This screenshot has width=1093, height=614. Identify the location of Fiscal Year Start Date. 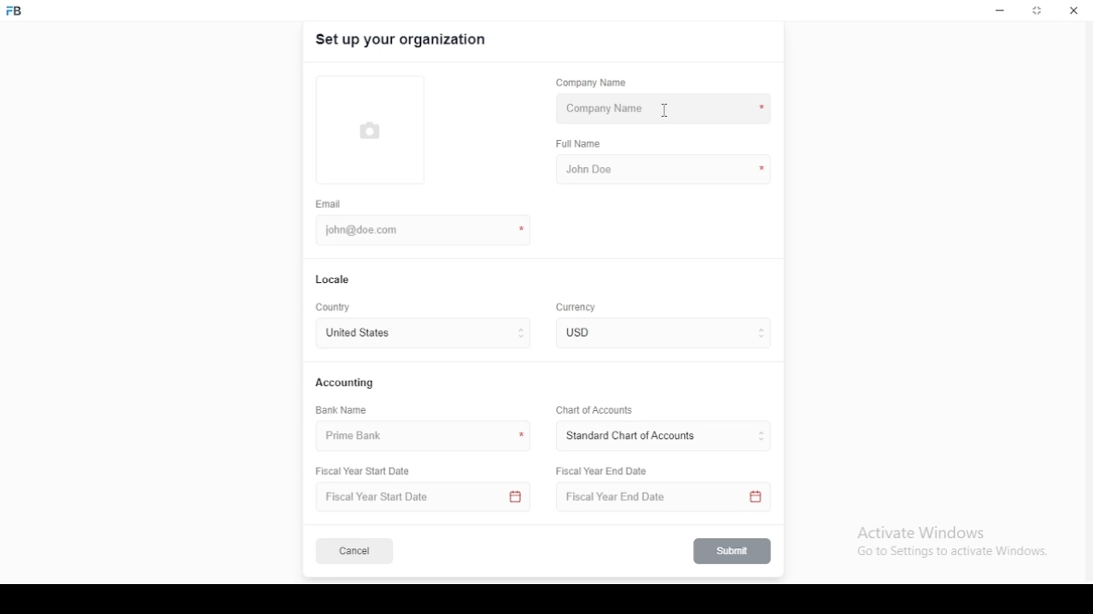
(425, 497).